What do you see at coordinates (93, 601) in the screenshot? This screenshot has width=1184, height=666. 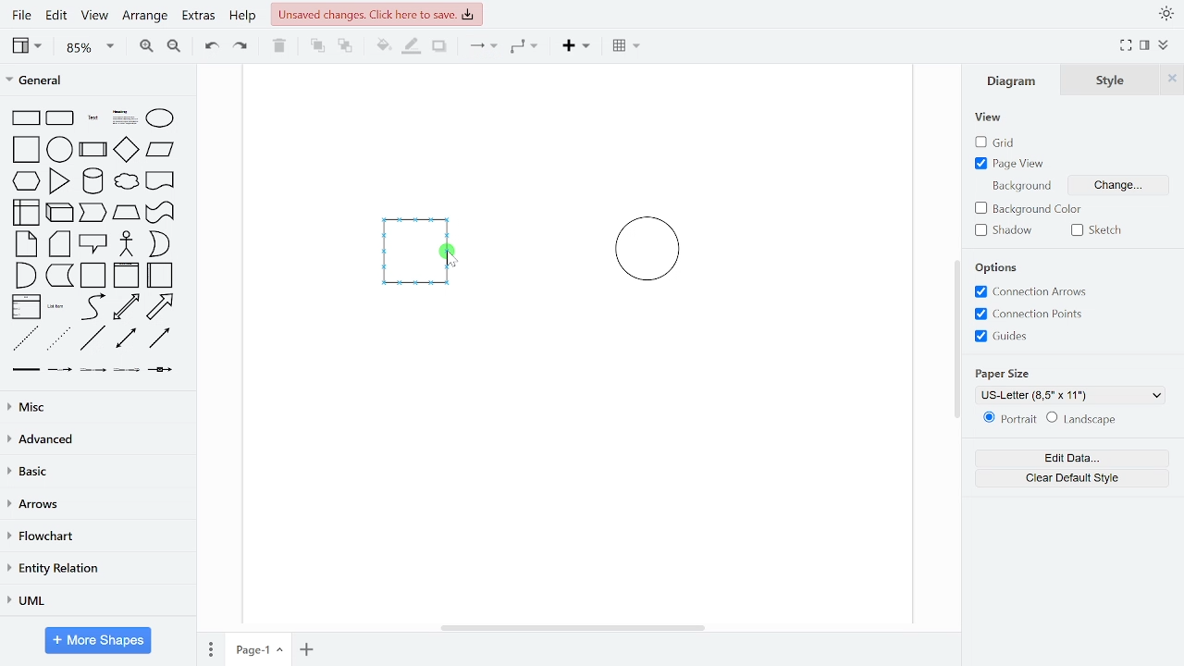 I see `UML` at bounding box center [93, 601].